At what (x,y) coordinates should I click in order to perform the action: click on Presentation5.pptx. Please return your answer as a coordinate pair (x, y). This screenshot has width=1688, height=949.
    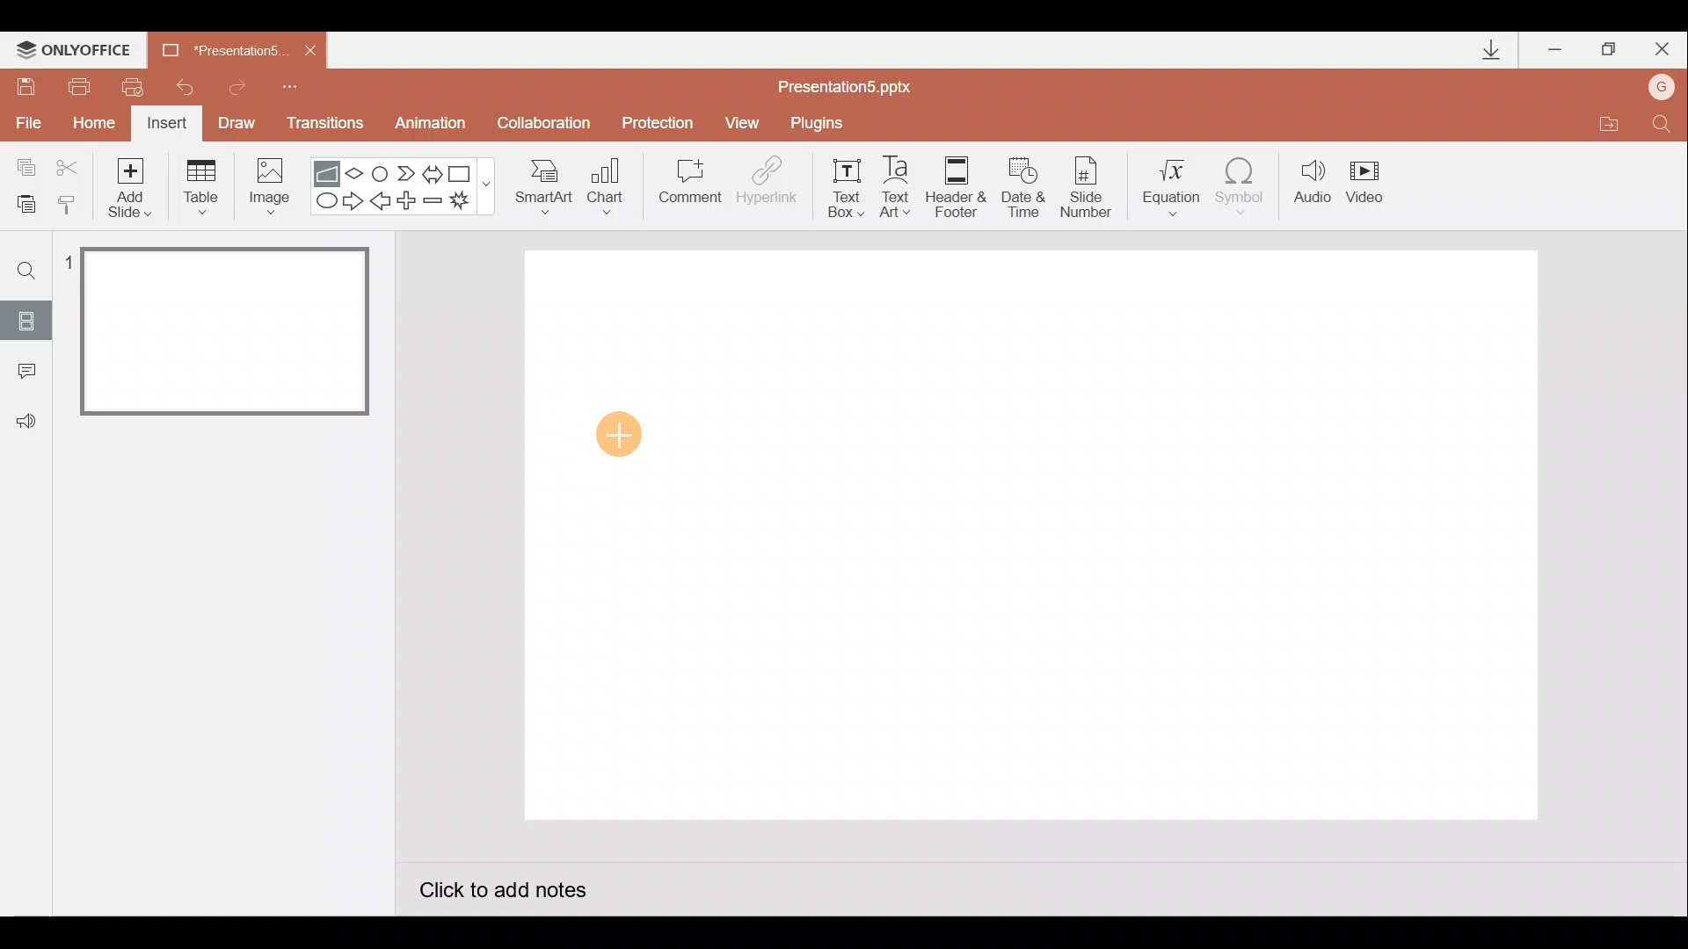
    Looking at the image, I should click on (856, 83).